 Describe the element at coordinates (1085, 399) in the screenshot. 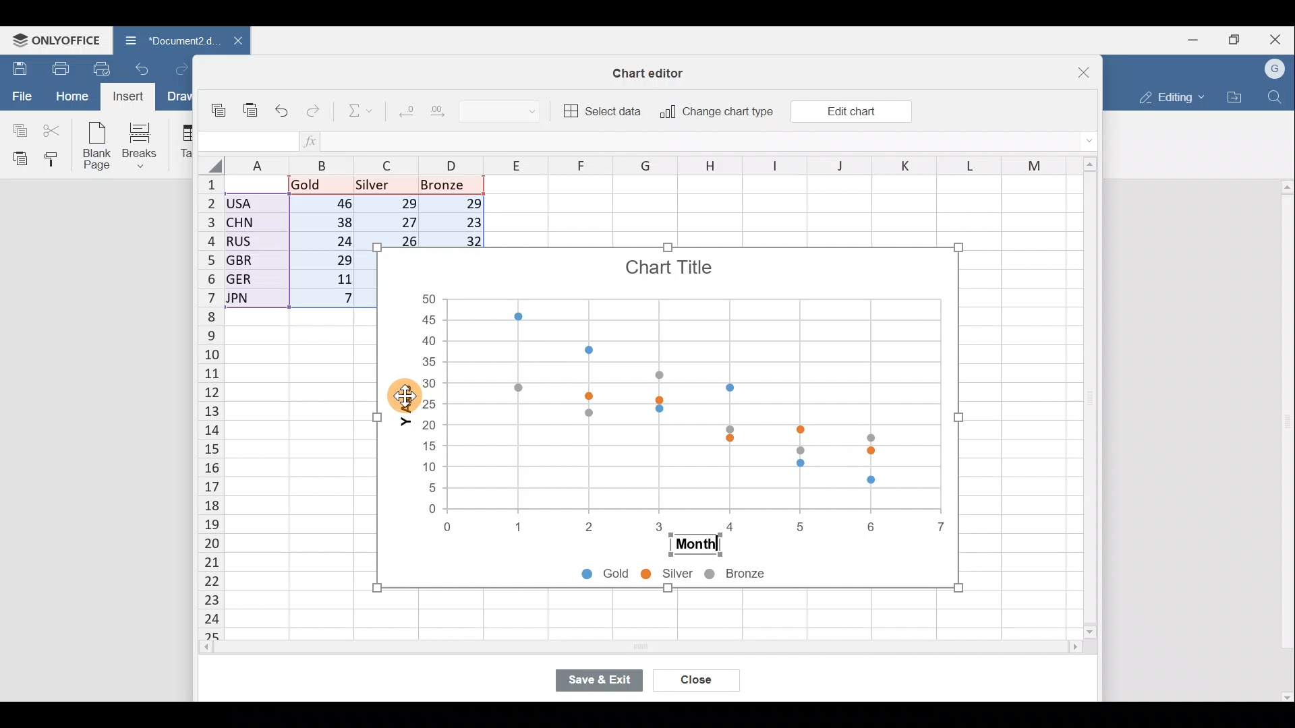

I see `Scroll bar` at that location.